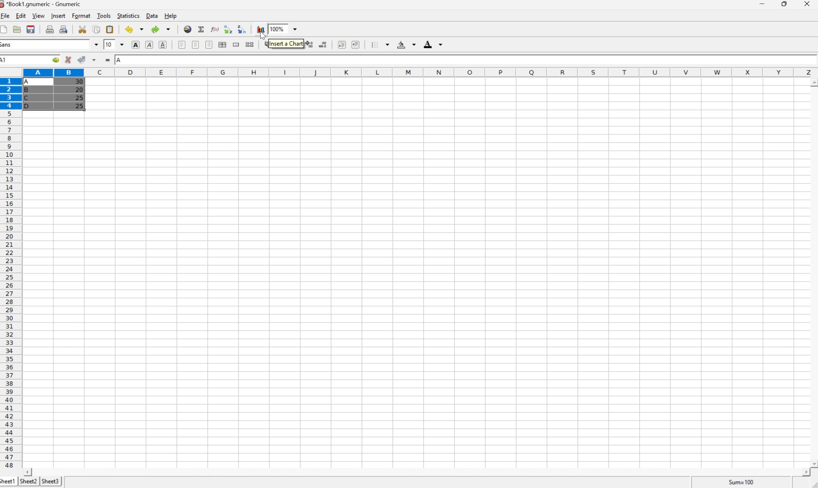  I want to click on Decrease indent, and align the contents to the left, so click(342, 45).